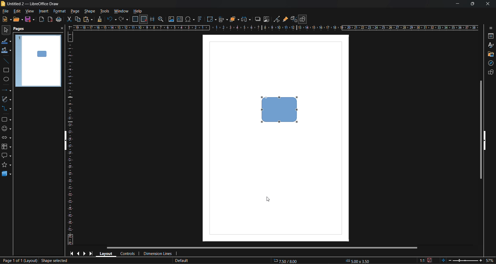 This screenshot has width=496, height=264. Describe the element at coordinates (5, 71) in the screenshot. I see `rectangle` at that location.